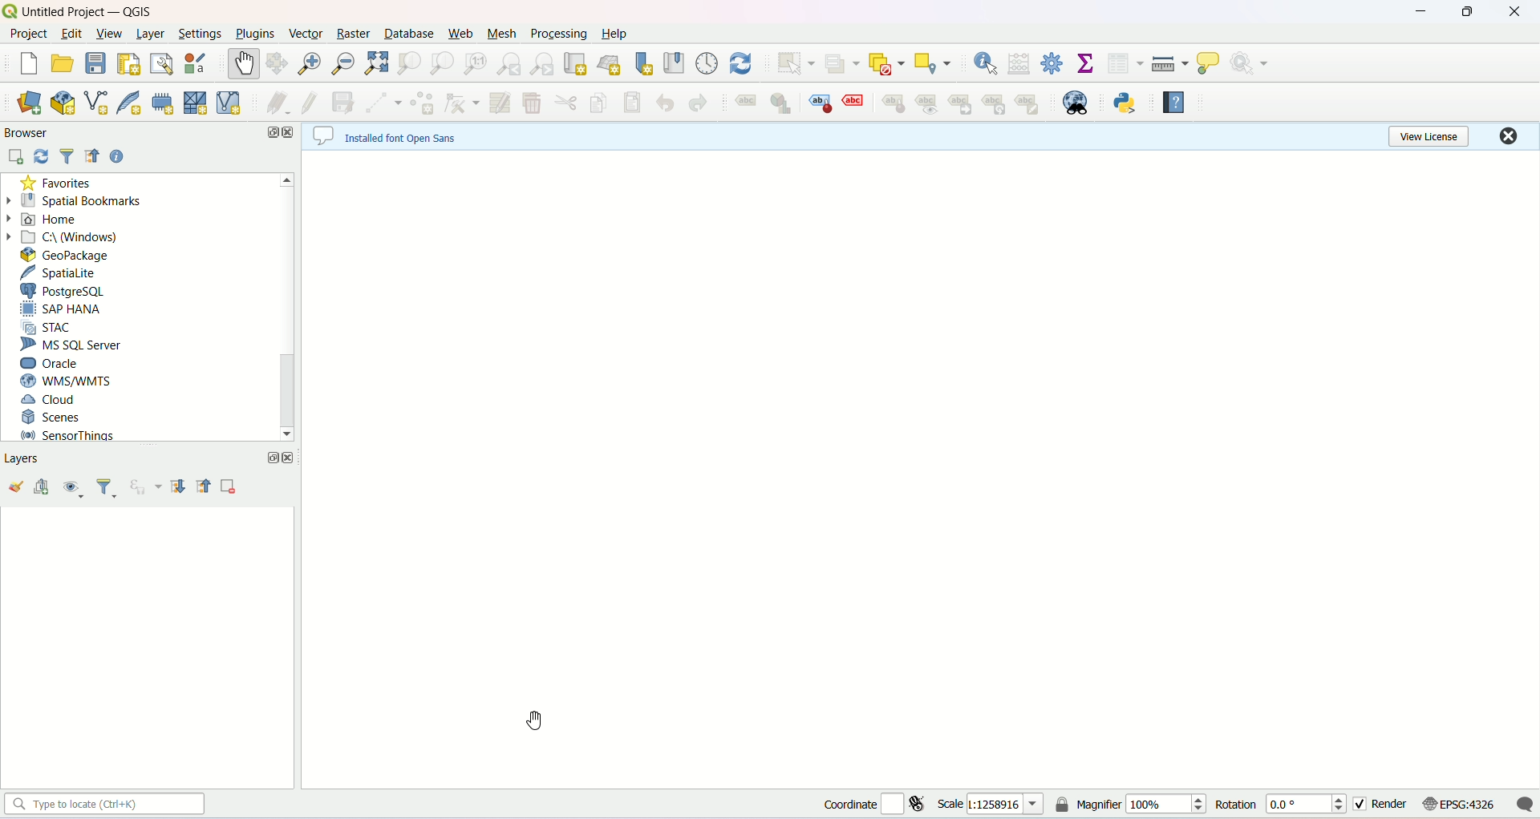  I want to click on layers, so click(34, 458).